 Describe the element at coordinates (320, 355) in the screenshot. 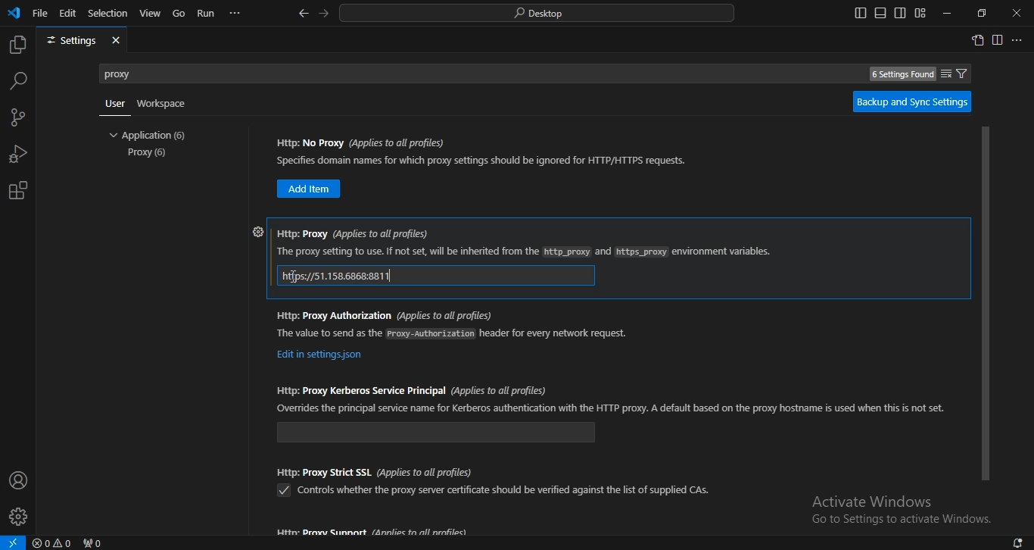

I see `https: proxy authorization` at that location.